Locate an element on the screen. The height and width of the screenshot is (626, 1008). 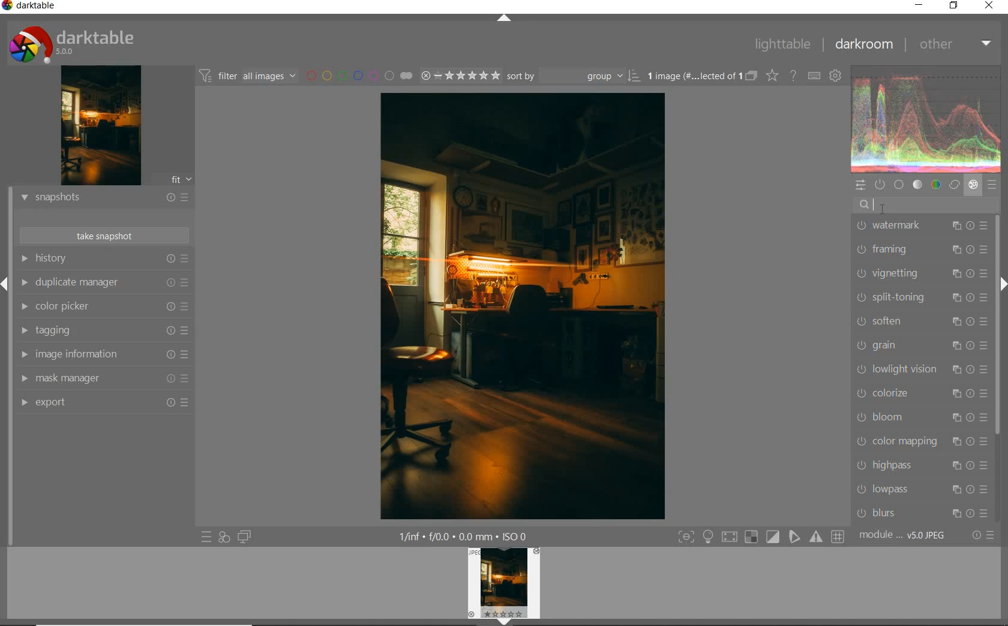
soften is located at coordinates (921, 321).